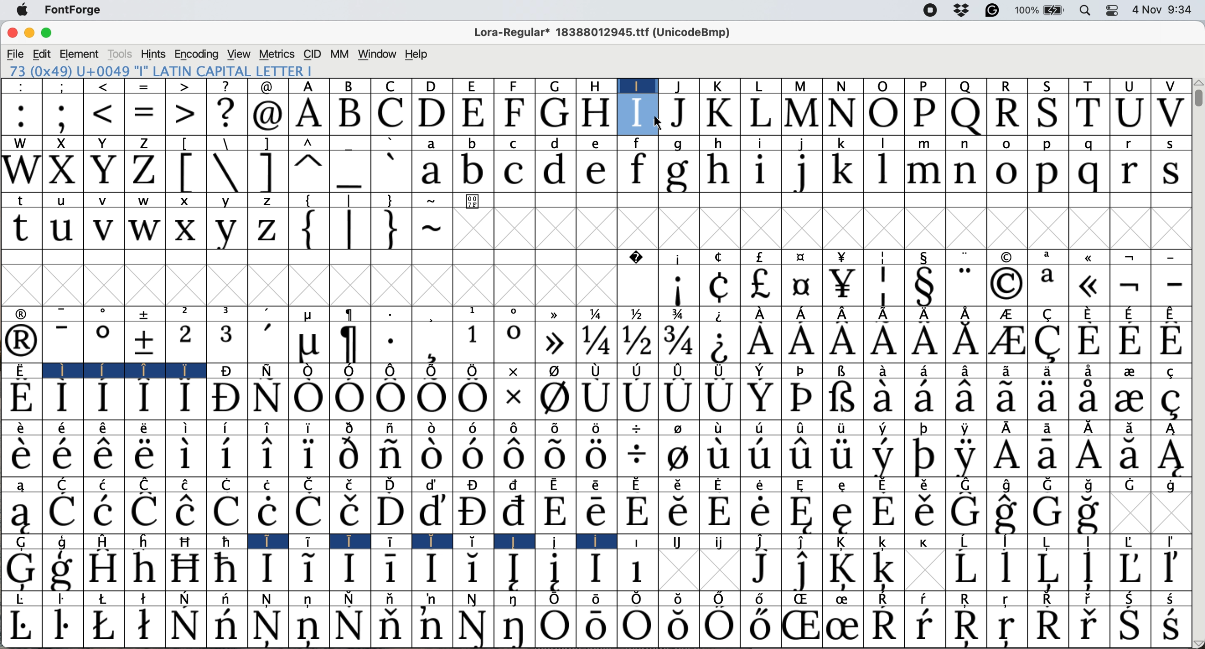 The width and height of the screenshot is (1205, 649). What do you see at coordinates (391, 456) in the screenshot?
I see `Symbol` at bounding box center [391, 456].